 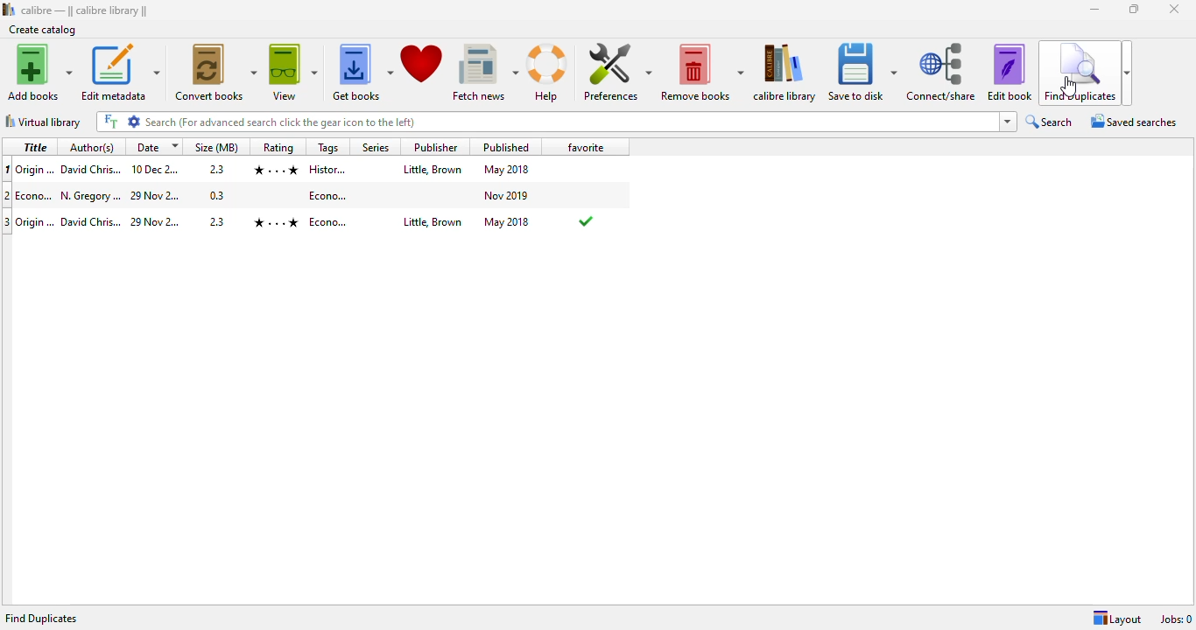 I want to click on help, so click(x=546, y=73).